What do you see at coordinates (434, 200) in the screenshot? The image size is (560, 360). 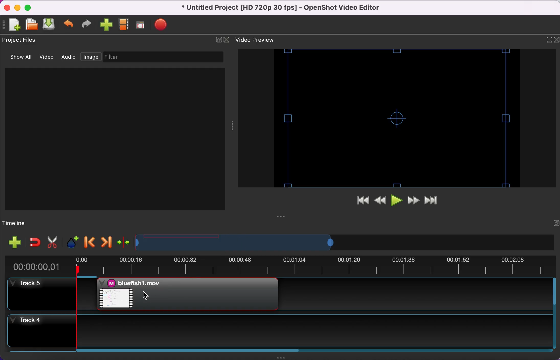 I see `jump to end` at bounding box center [434, 200].